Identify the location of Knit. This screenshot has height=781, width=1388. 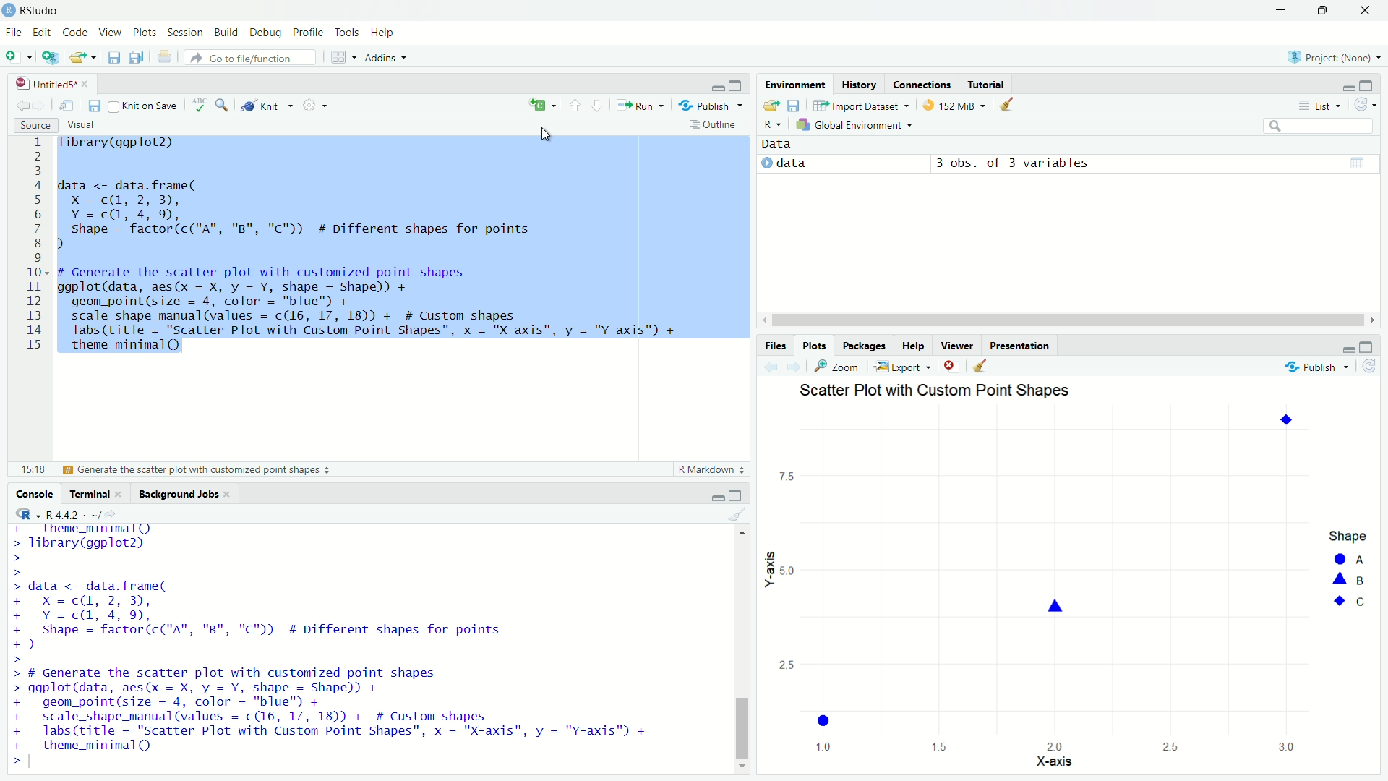
(266, 105).